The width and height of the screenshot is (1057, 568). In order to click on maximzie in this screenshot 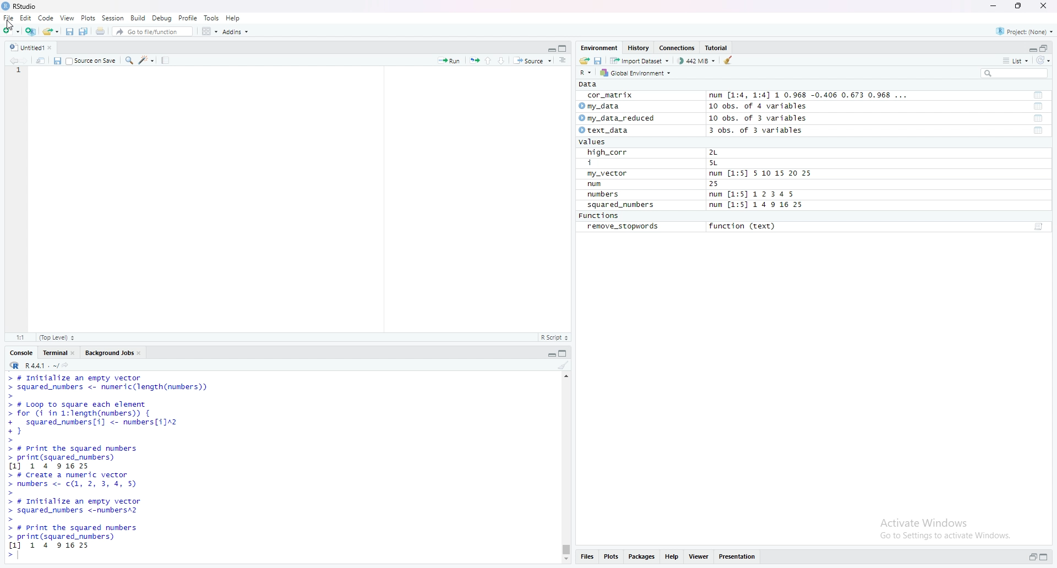, I will do `click(1047, 47)`.